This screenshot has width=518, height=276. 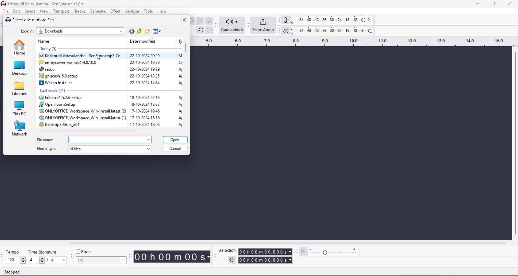 What do you see at coordinates (176, 148) in the screenshot?
I see `cancel` at bounding box center [176, 148].